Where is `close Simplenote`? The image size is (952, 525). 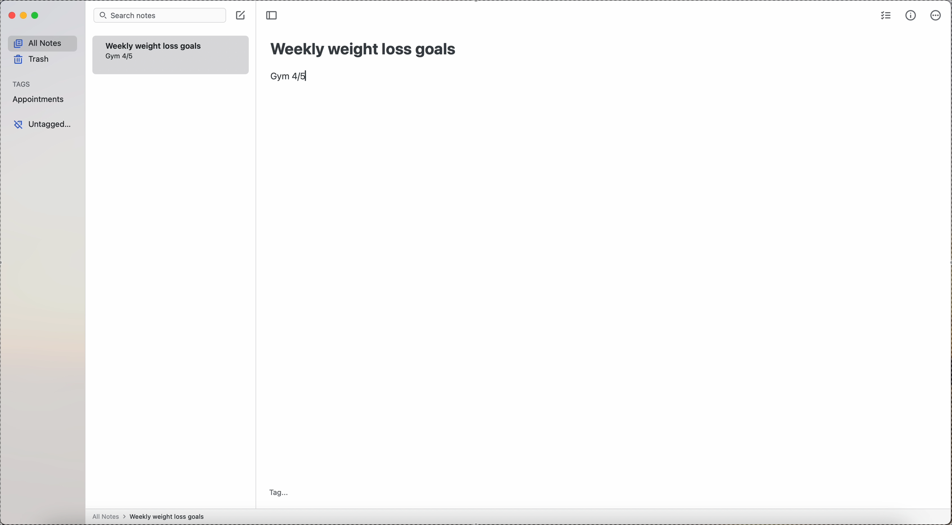
close Simplenote is located at coordinates (12, 15).